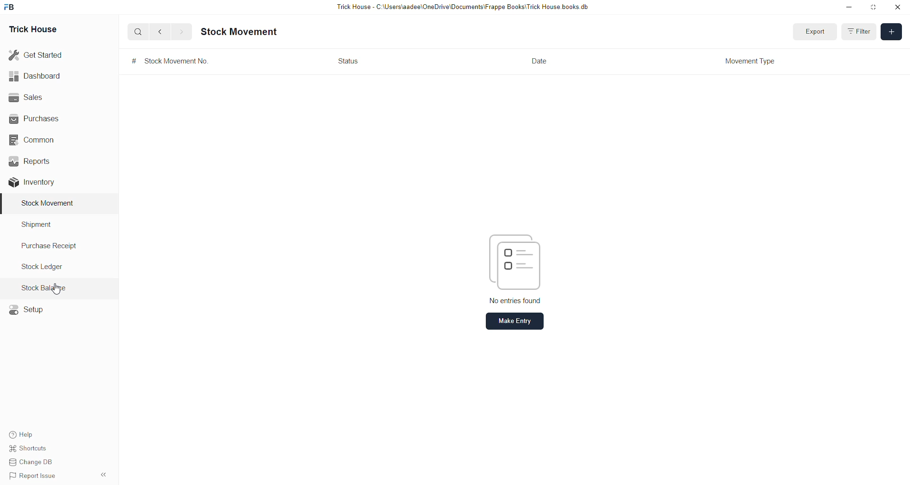 The image size is (910, 485). What do you see at coordinates (53, 247) in the screenshot?
I see `Purchase Receipt` at bounding box center [53, 247].